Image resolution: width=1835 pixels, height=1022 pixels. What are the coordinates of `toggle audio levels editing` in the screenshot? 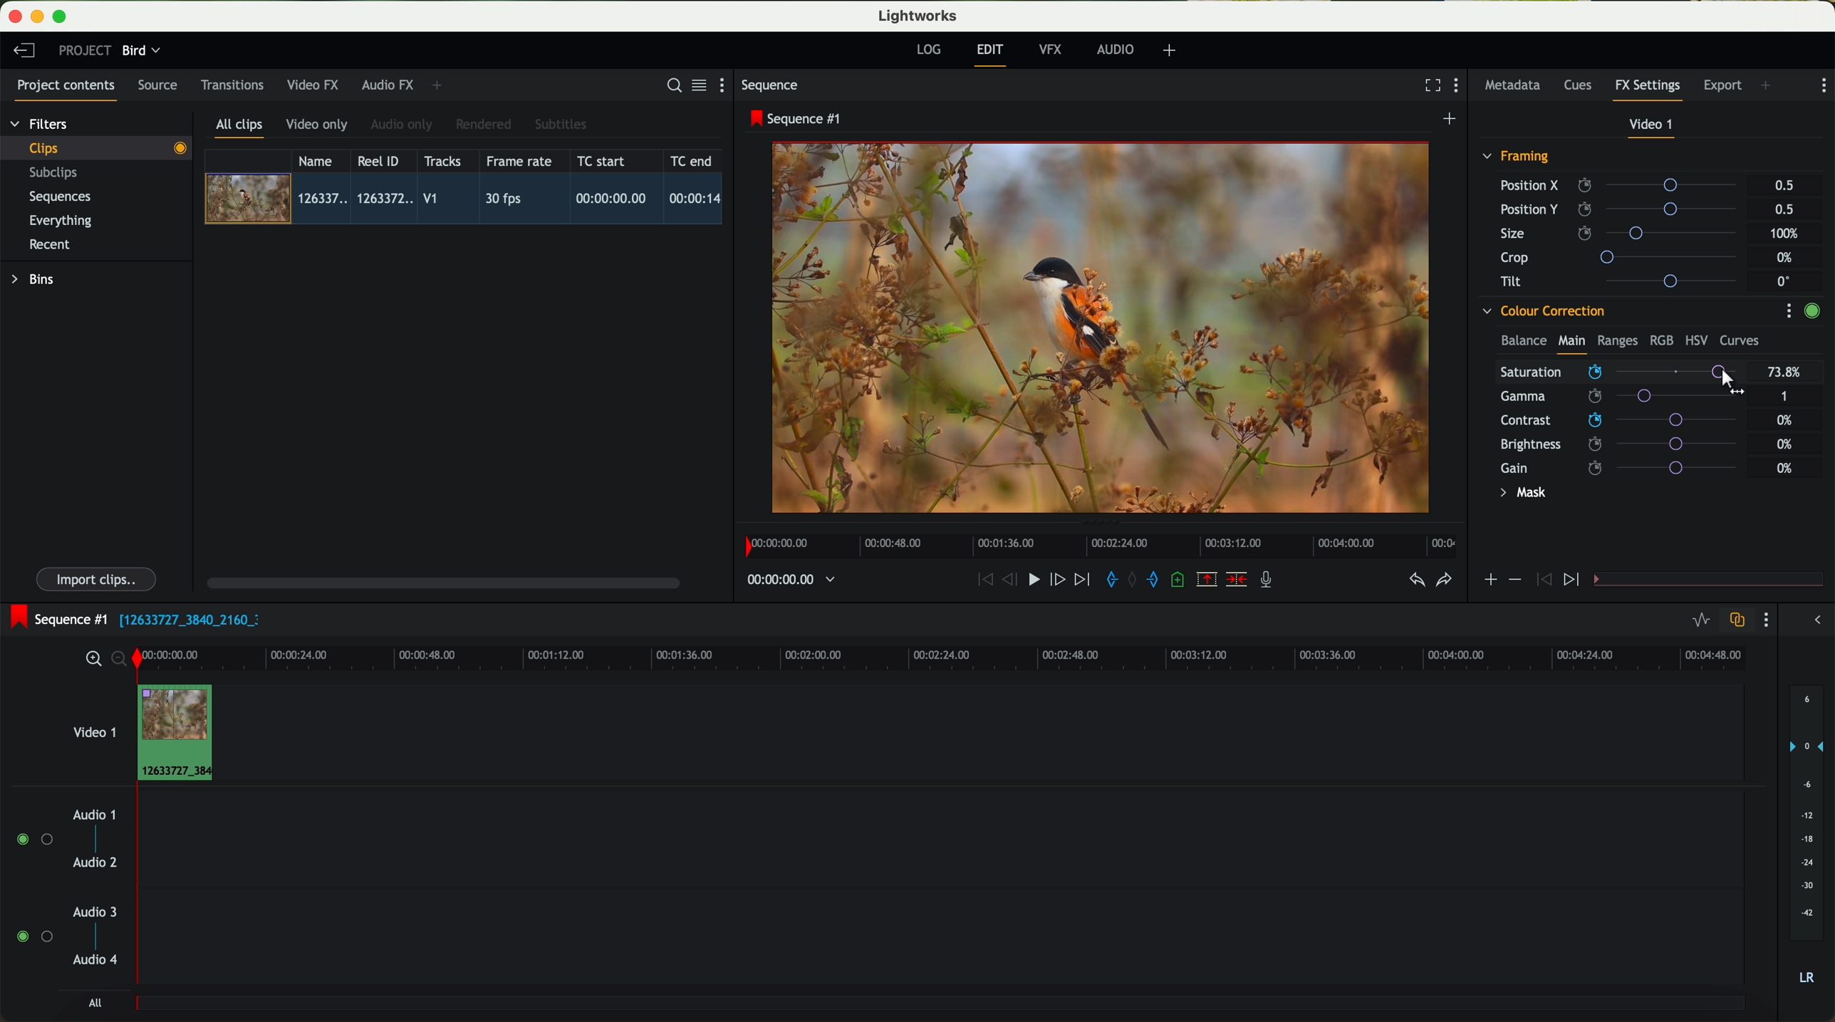 It's located at (1700, 622).